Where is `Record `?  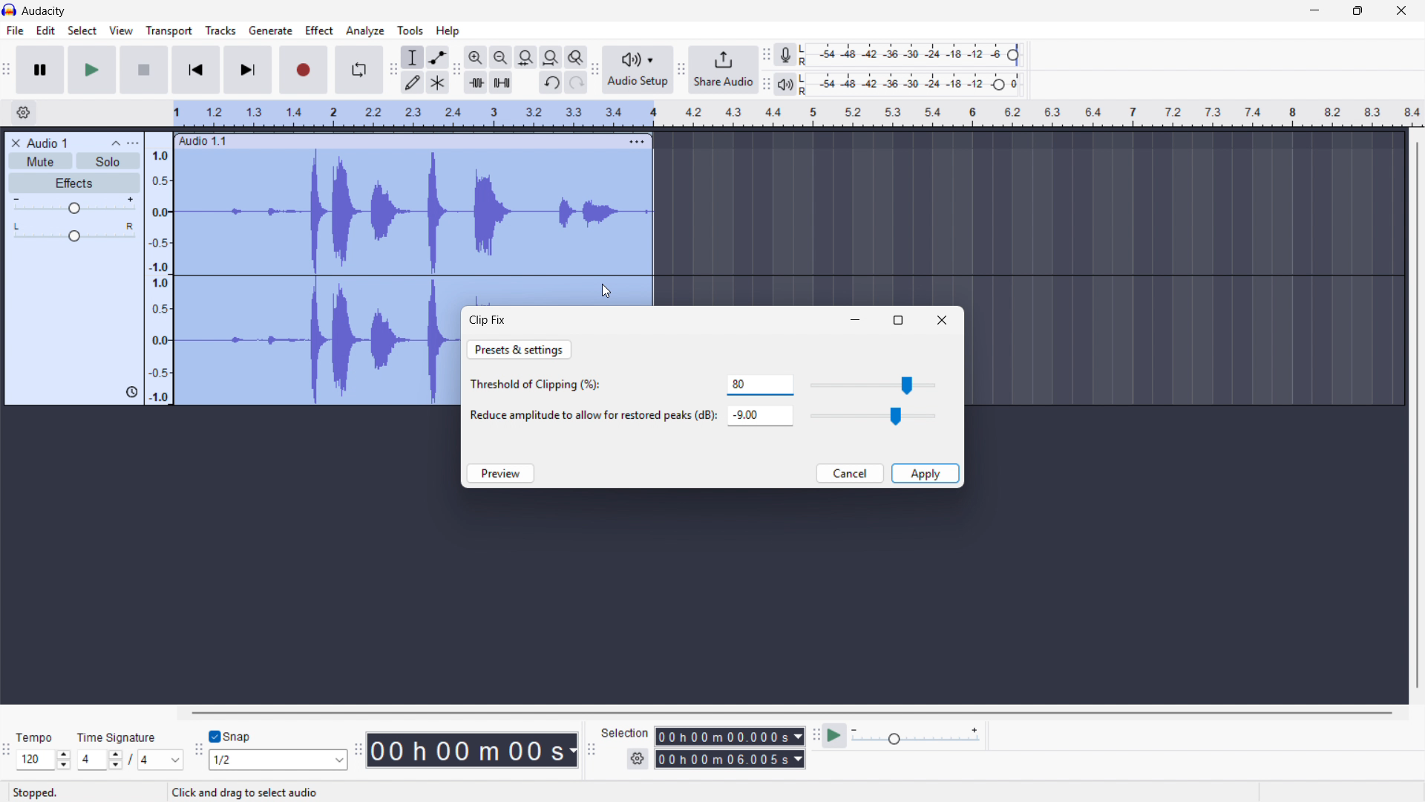 Record  is located at coordinates (304, 70).